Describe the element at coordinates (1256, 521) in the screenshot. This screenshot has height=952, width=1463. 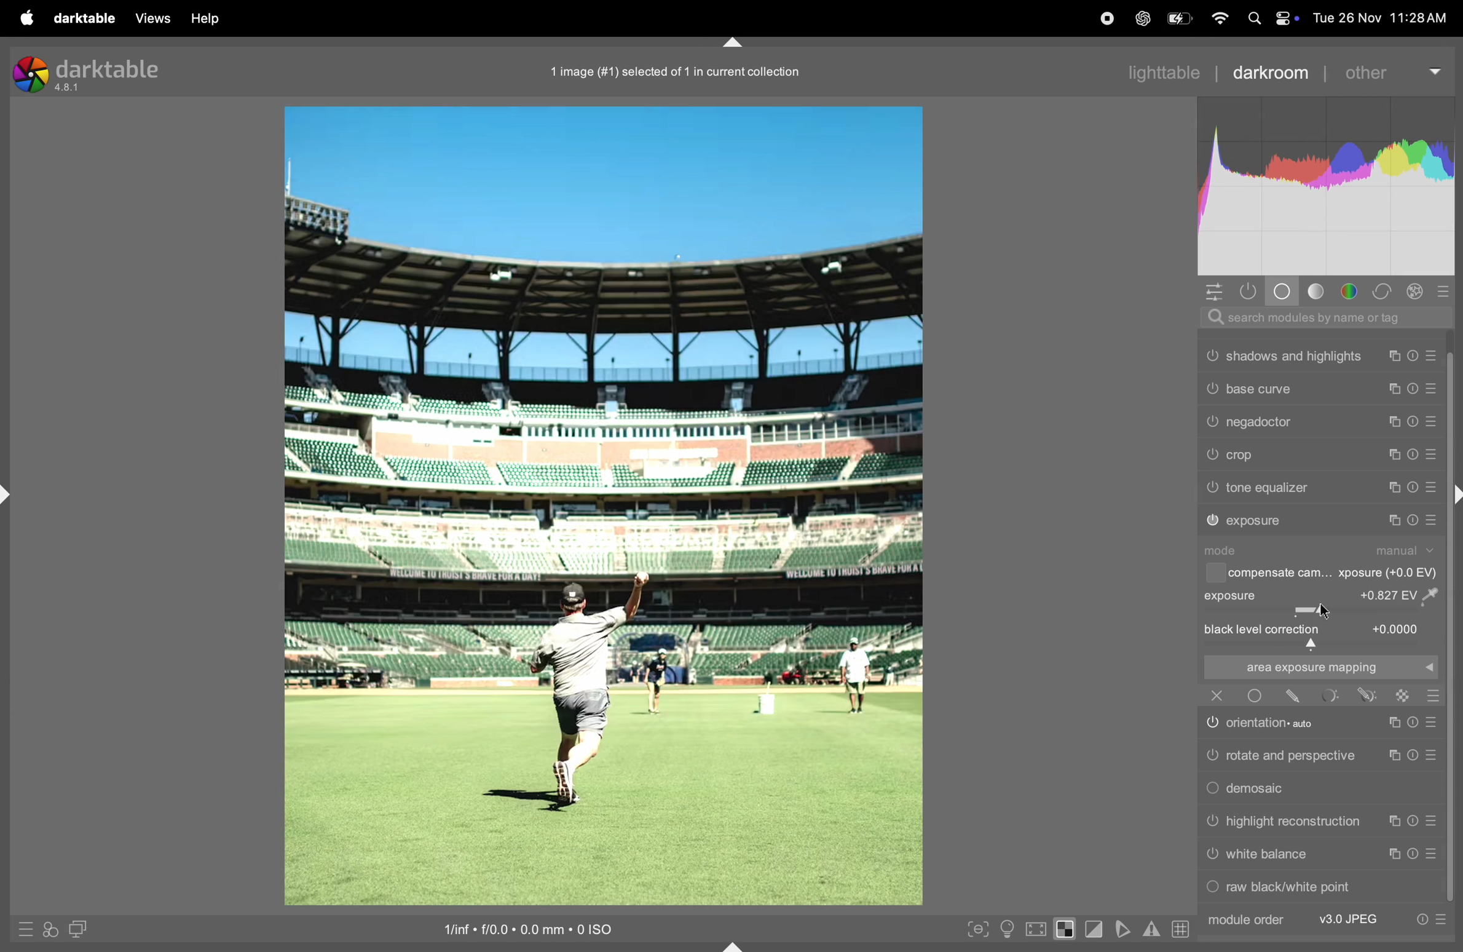
I see `exposure` at that location.